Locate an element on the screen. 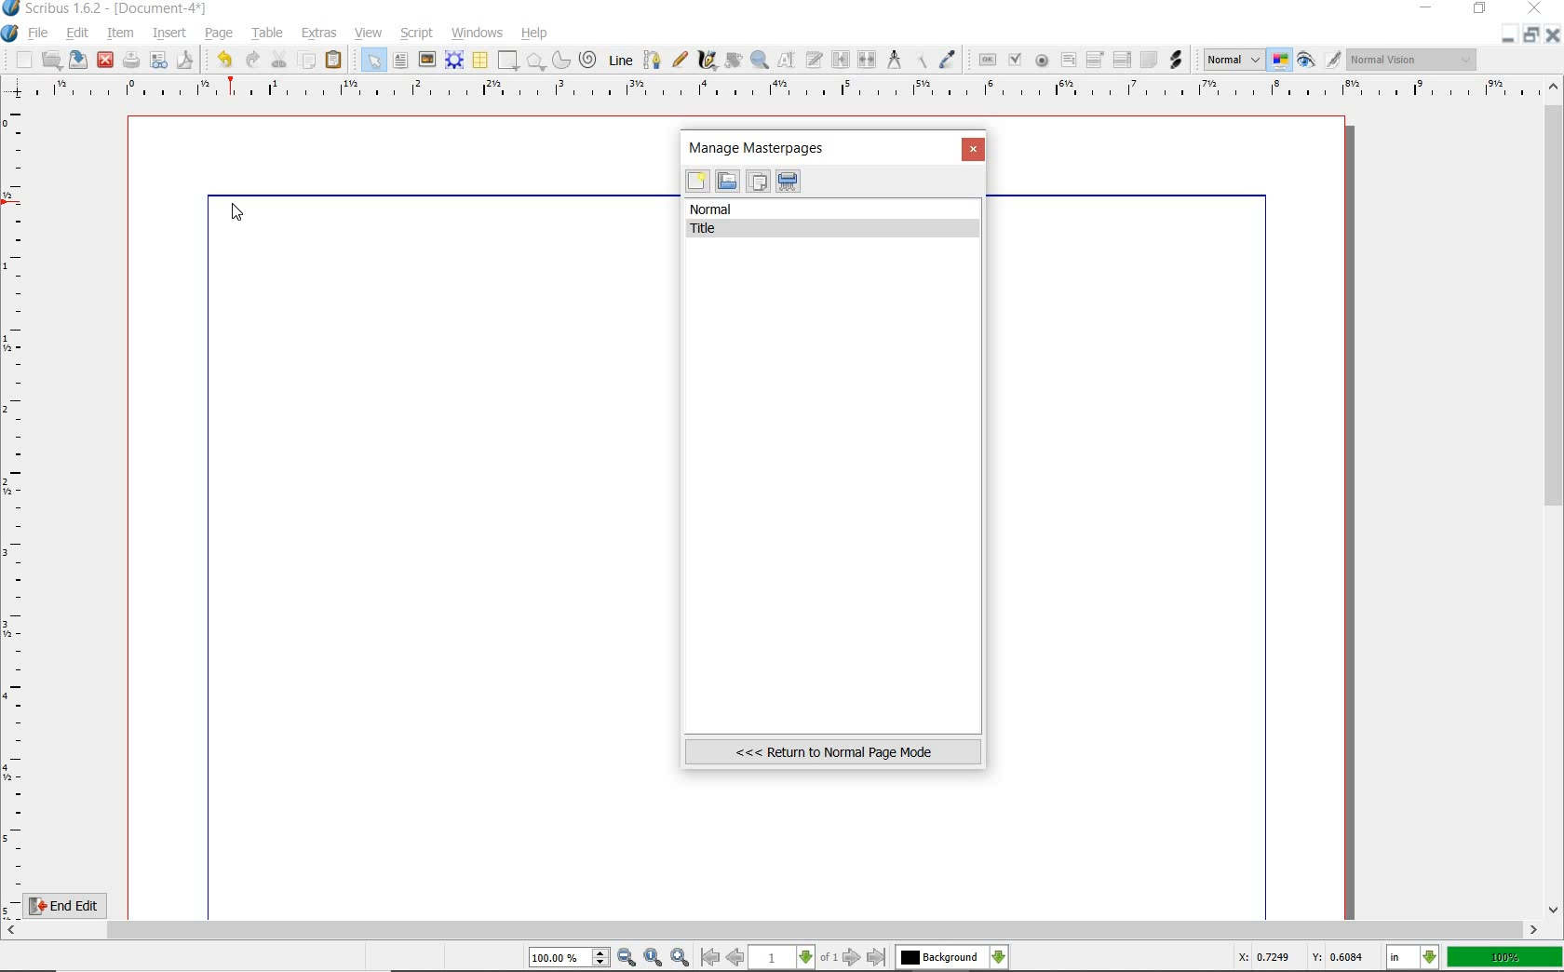  go to next page is located at coordinates (854, 957).